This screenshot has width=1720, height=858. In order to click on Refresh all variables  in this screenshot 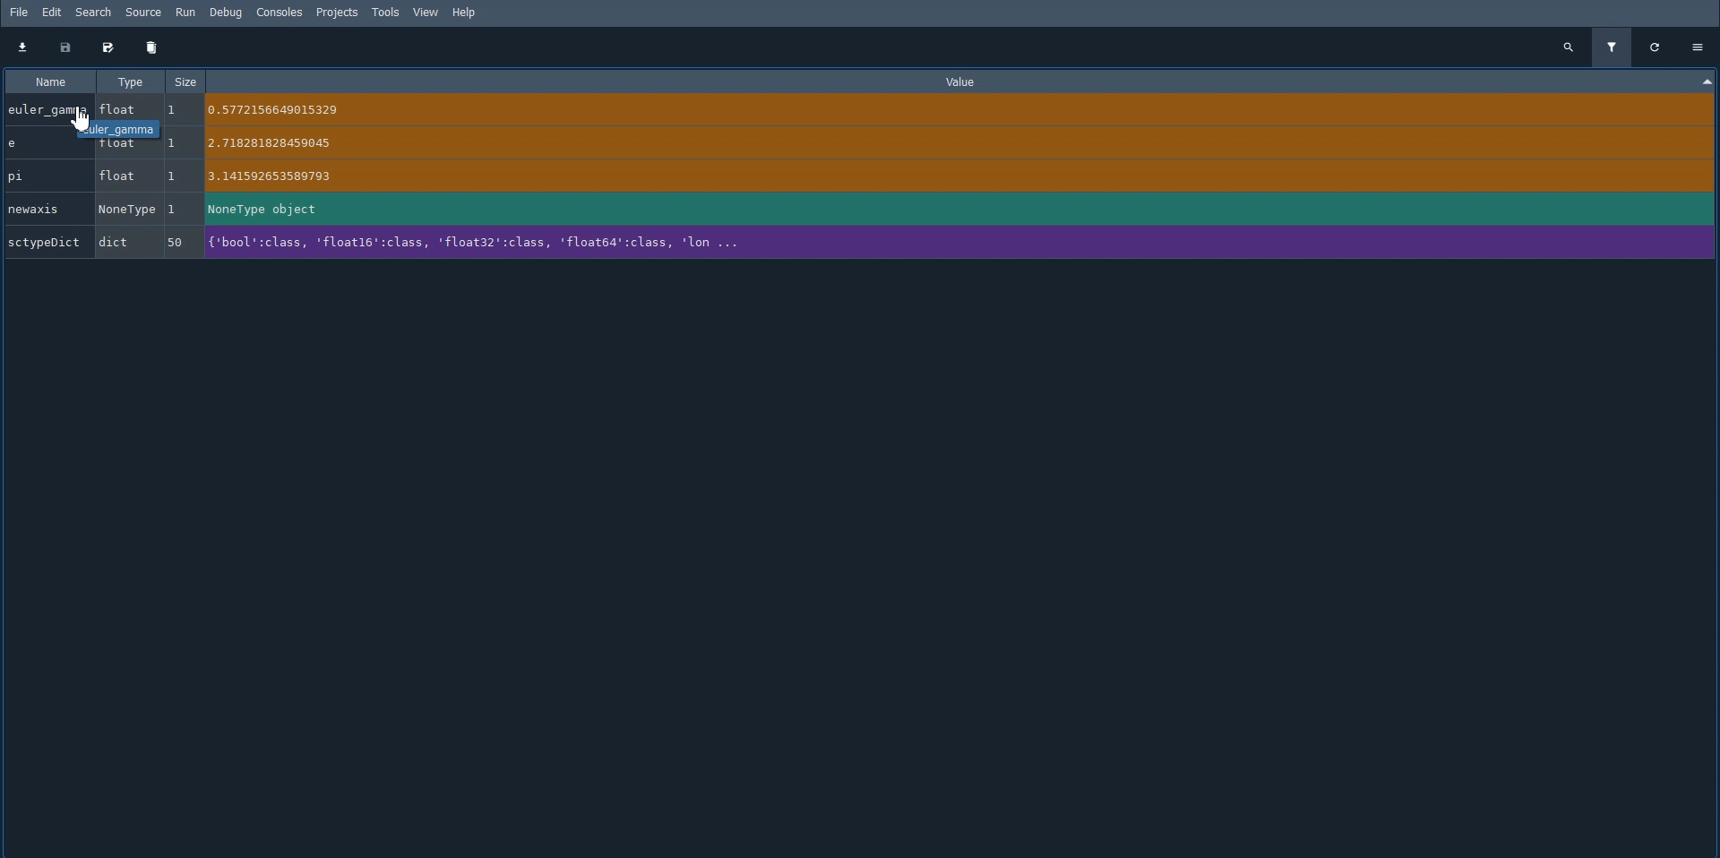, I will do `click(1657, 47)`.